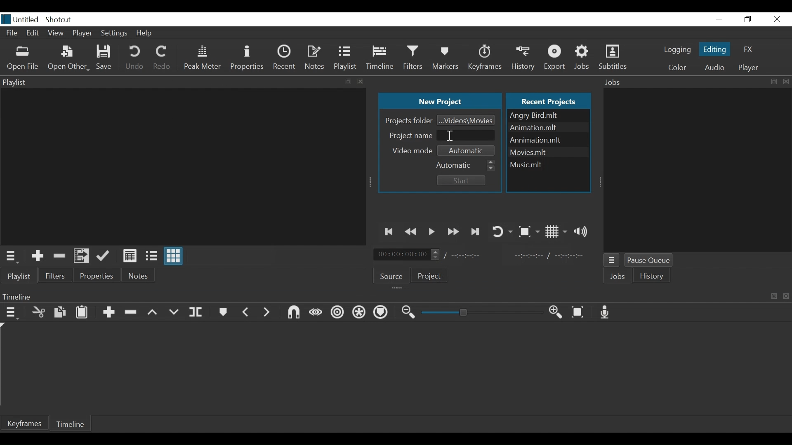 This screenshot has height=445, width=792. Describe the element at coordinates (696, 82) in the screenshot. I see `Jobs Panel` at that location.